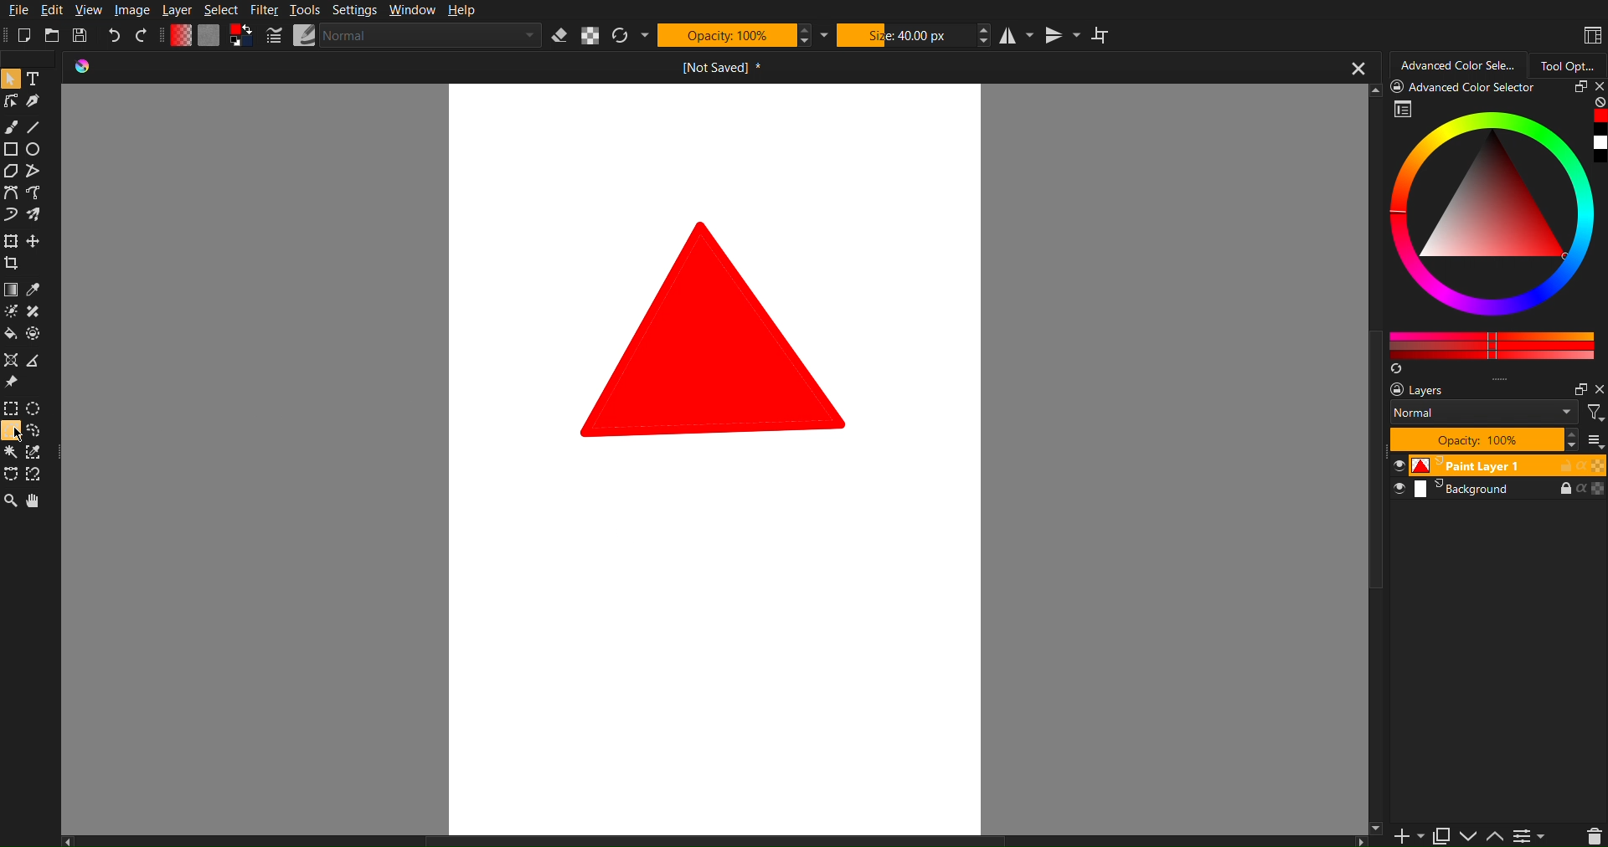  What do you see at coordinates (35, 243) in the screenshot?
I see `Create` at bounding box center [35, 243].